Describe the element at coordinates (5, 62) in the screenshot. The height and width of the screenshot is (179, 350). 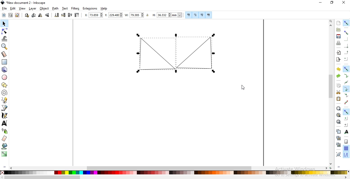
I see `create rectangle and squares` at that location.